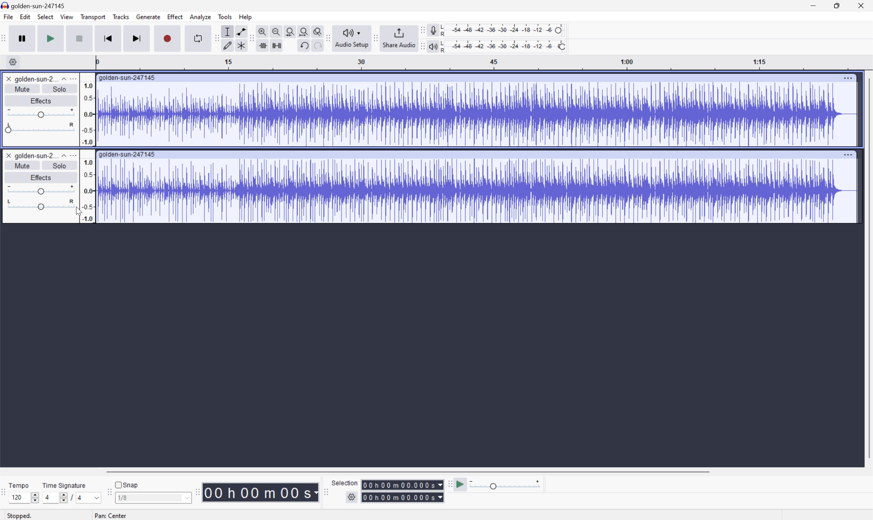 This screenshot has width=873, height=520. Describe the element at coordinates (350, 37) in the screenshot. I see `Audacity audio setup toolbar` at that location.